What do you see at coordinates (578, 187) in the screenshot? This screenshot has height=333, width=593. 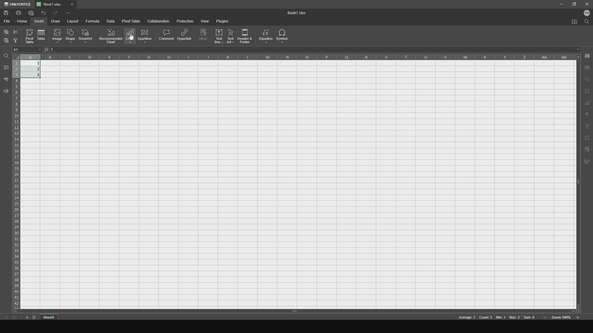 I see `vertical slider` at bounding box center [578, 187].